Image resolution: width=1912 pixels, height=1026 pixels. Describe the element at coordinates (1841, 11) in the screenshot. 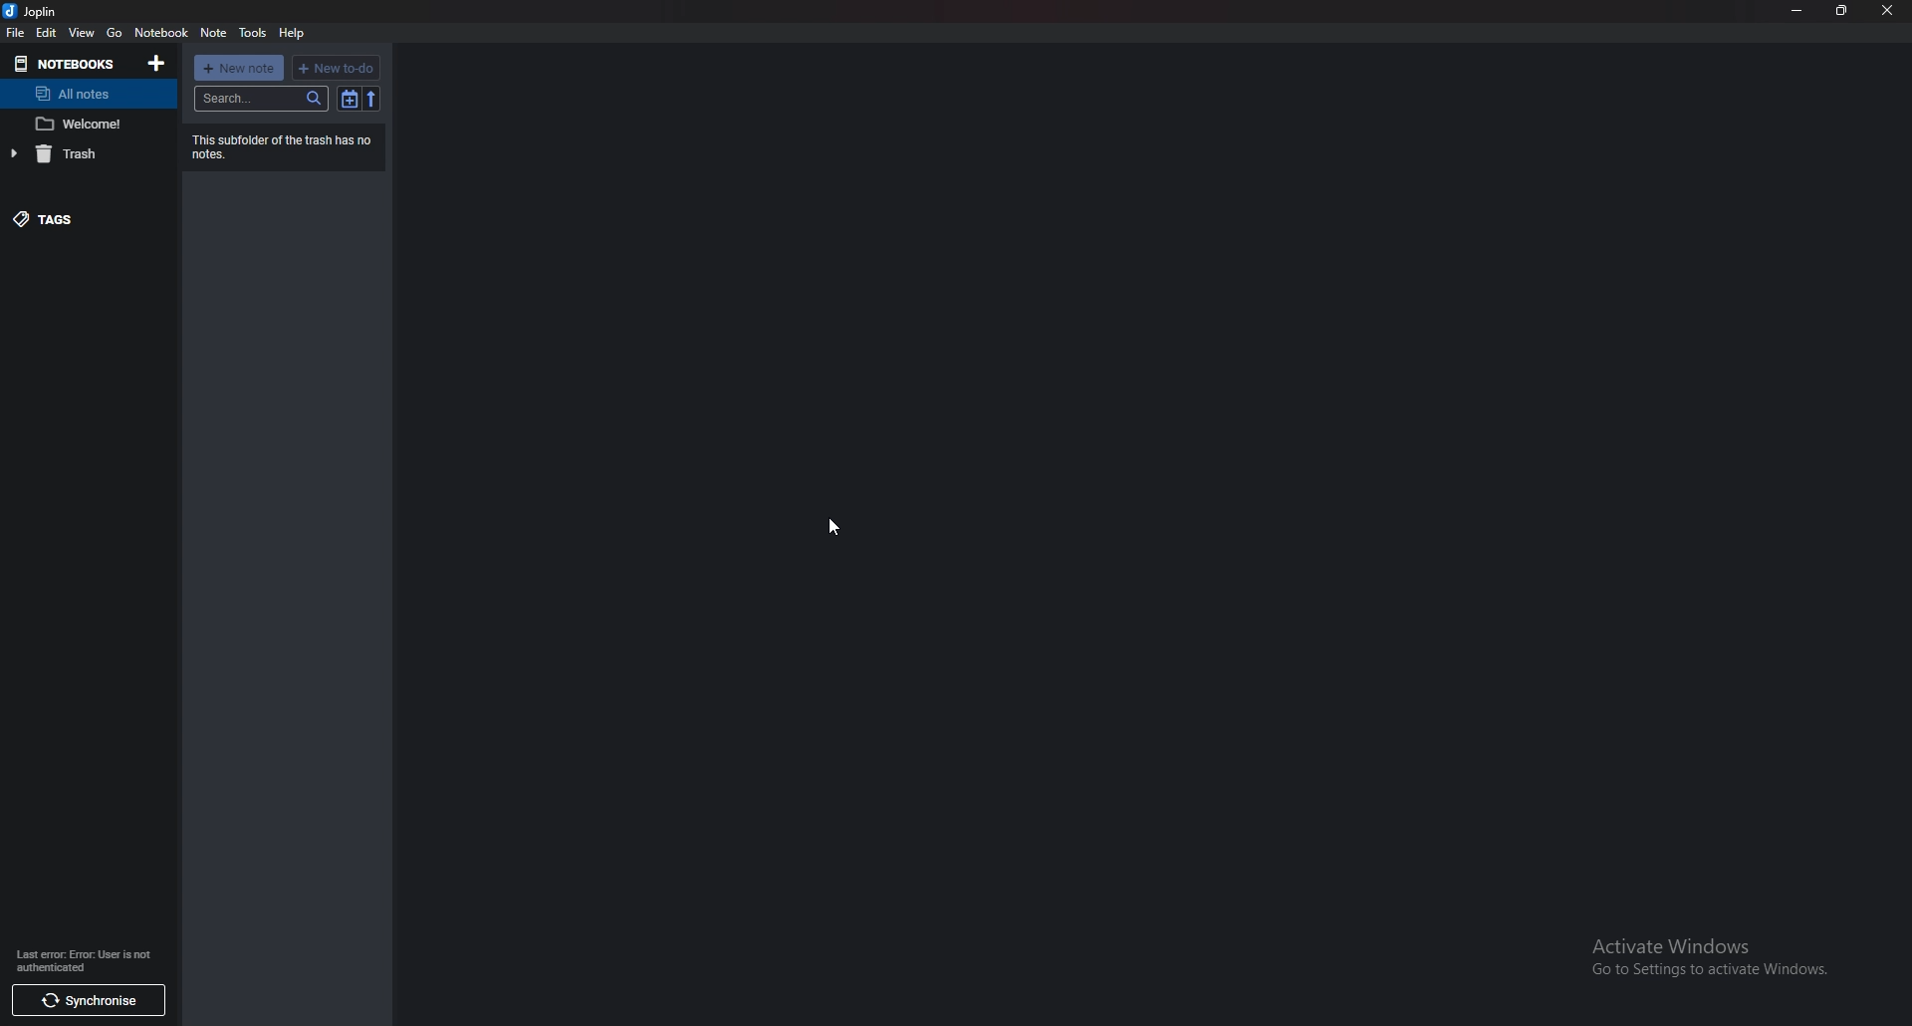

I see `Resize` at that location.